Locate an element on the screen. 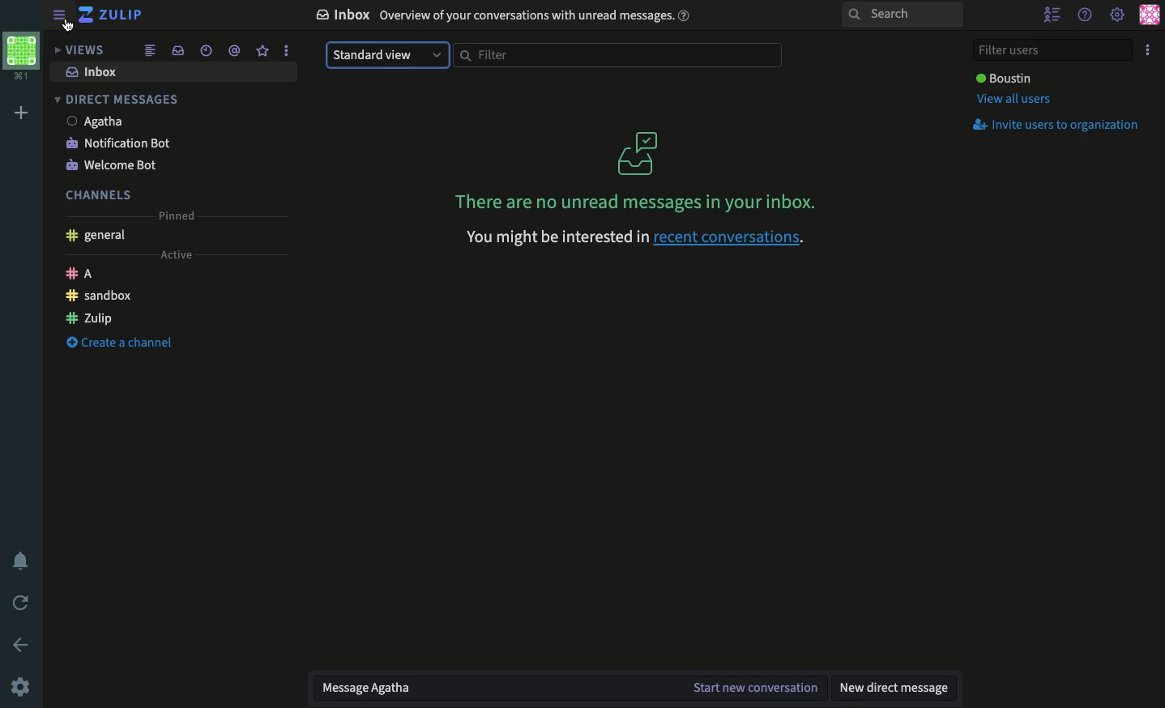  Hide menu is located at coordinates (60, 16).